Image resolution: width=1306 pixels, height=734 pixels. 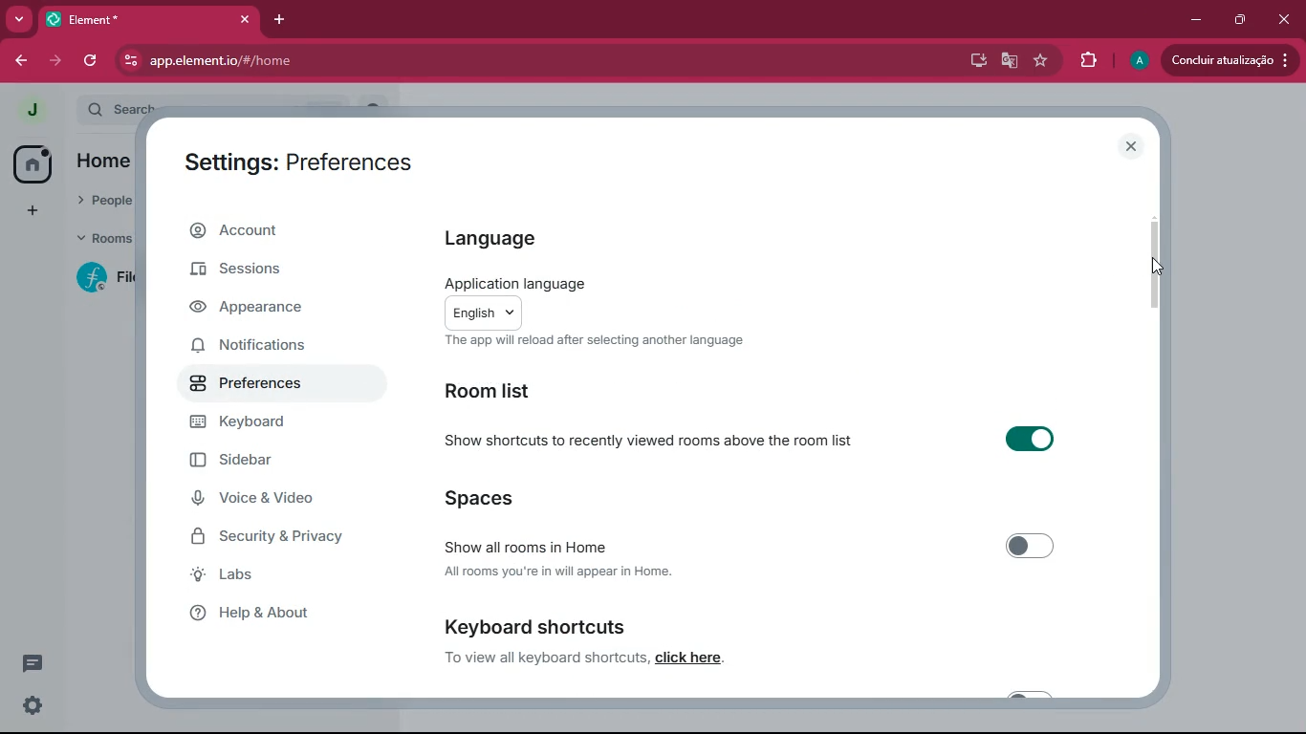 I want to click on maximize, so click(x=1239, y=21).